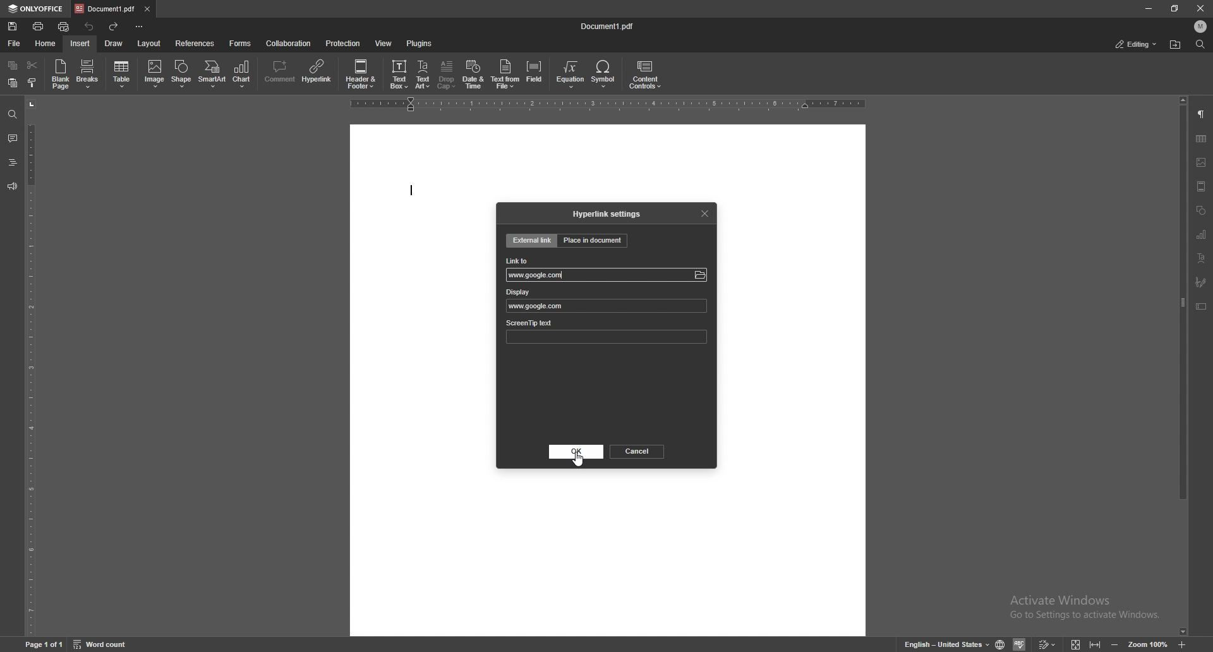 This screenshot has width=1213, height=652. Describe the element at coordinates (645, 74) in the screenshot. I see `content controls` at that location.